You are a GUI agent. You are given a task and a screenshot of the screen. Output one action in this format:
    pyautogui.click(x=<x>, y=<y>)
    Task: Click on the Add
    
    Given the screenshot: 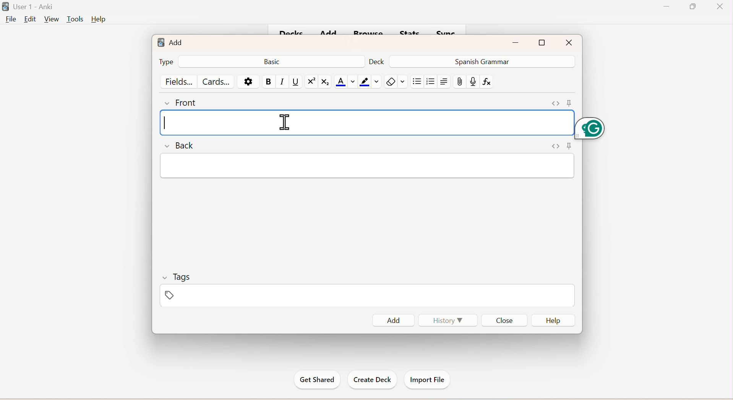 What is the action you would take?
    pyautogui.click(x=396, y=319)
    